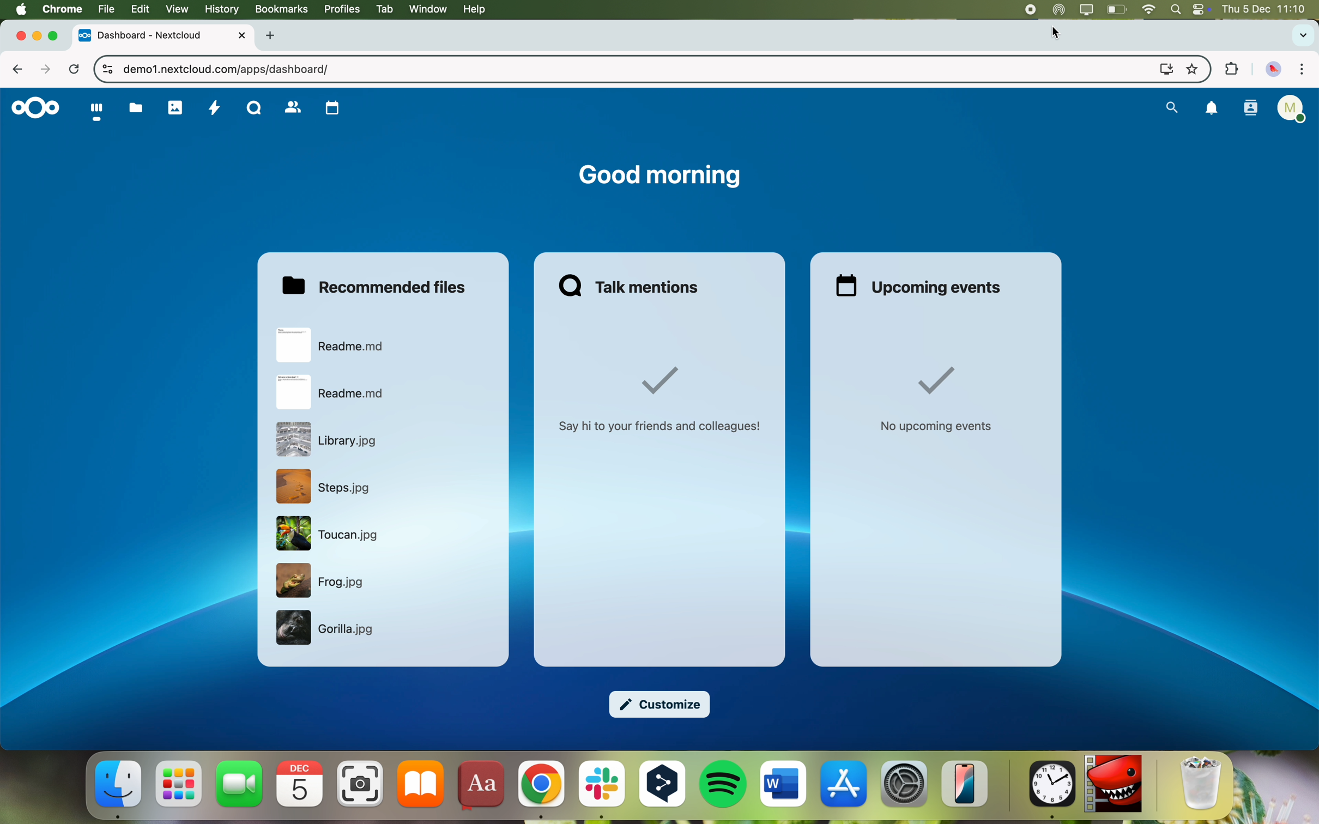 The width and height of the screenshot is (1319, 824). I want to click on calendar, so click(301, 784).